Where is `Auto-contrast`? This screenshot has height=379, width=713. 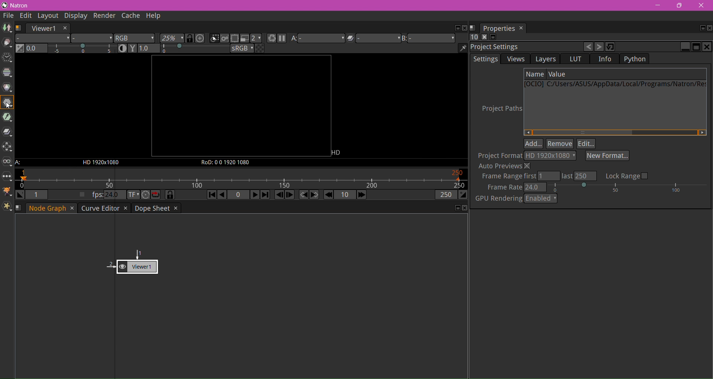
Auto-contrast is located at coordinates (123, 48).